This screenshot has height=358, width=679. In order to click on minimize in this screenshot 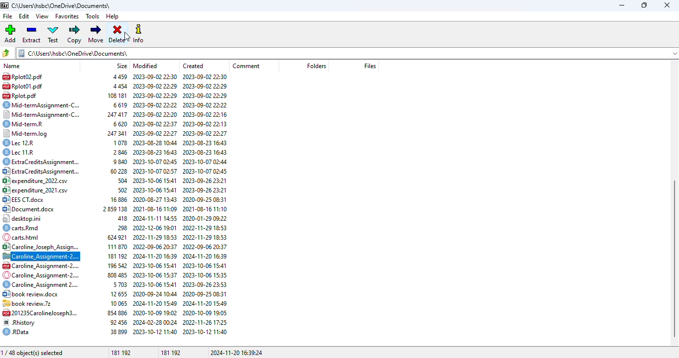, I will do `click(622, 5)`.